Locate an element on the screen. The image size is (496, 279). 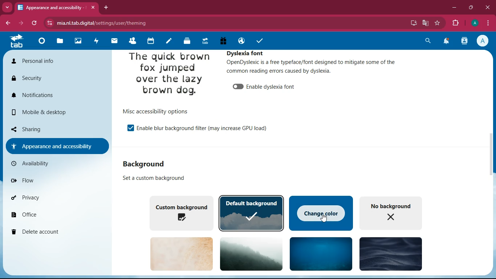
profile is located at coordinates (484, 41).